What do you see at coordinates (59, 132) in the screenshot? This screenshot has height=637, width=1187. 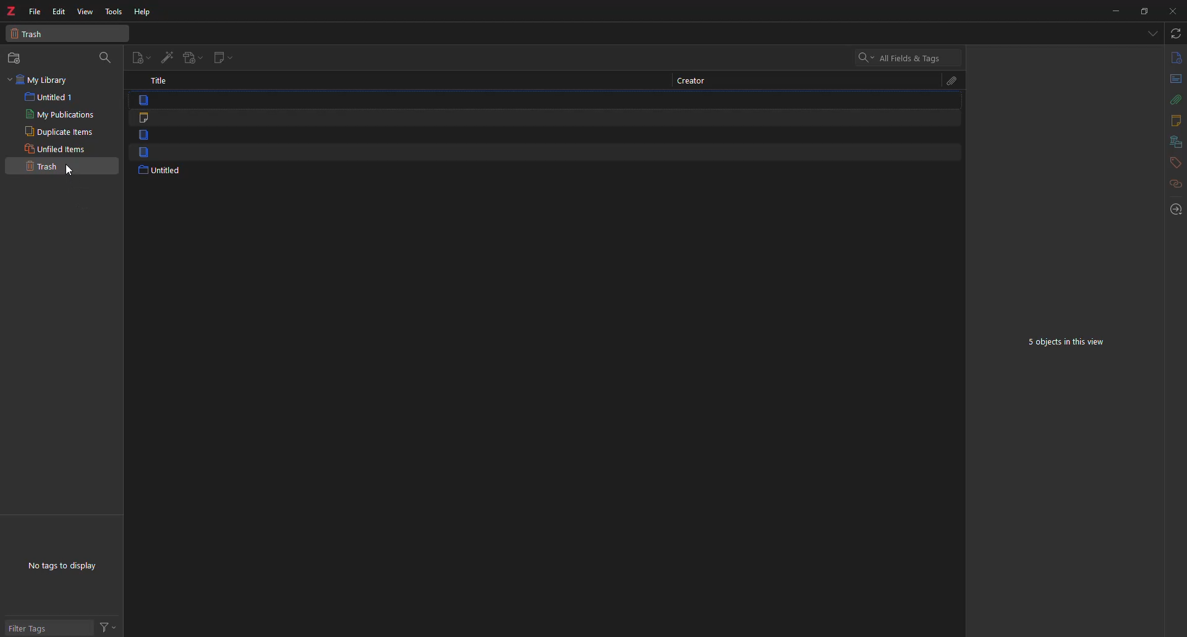 I see `duplicate items` at bounding box center [59, 132].